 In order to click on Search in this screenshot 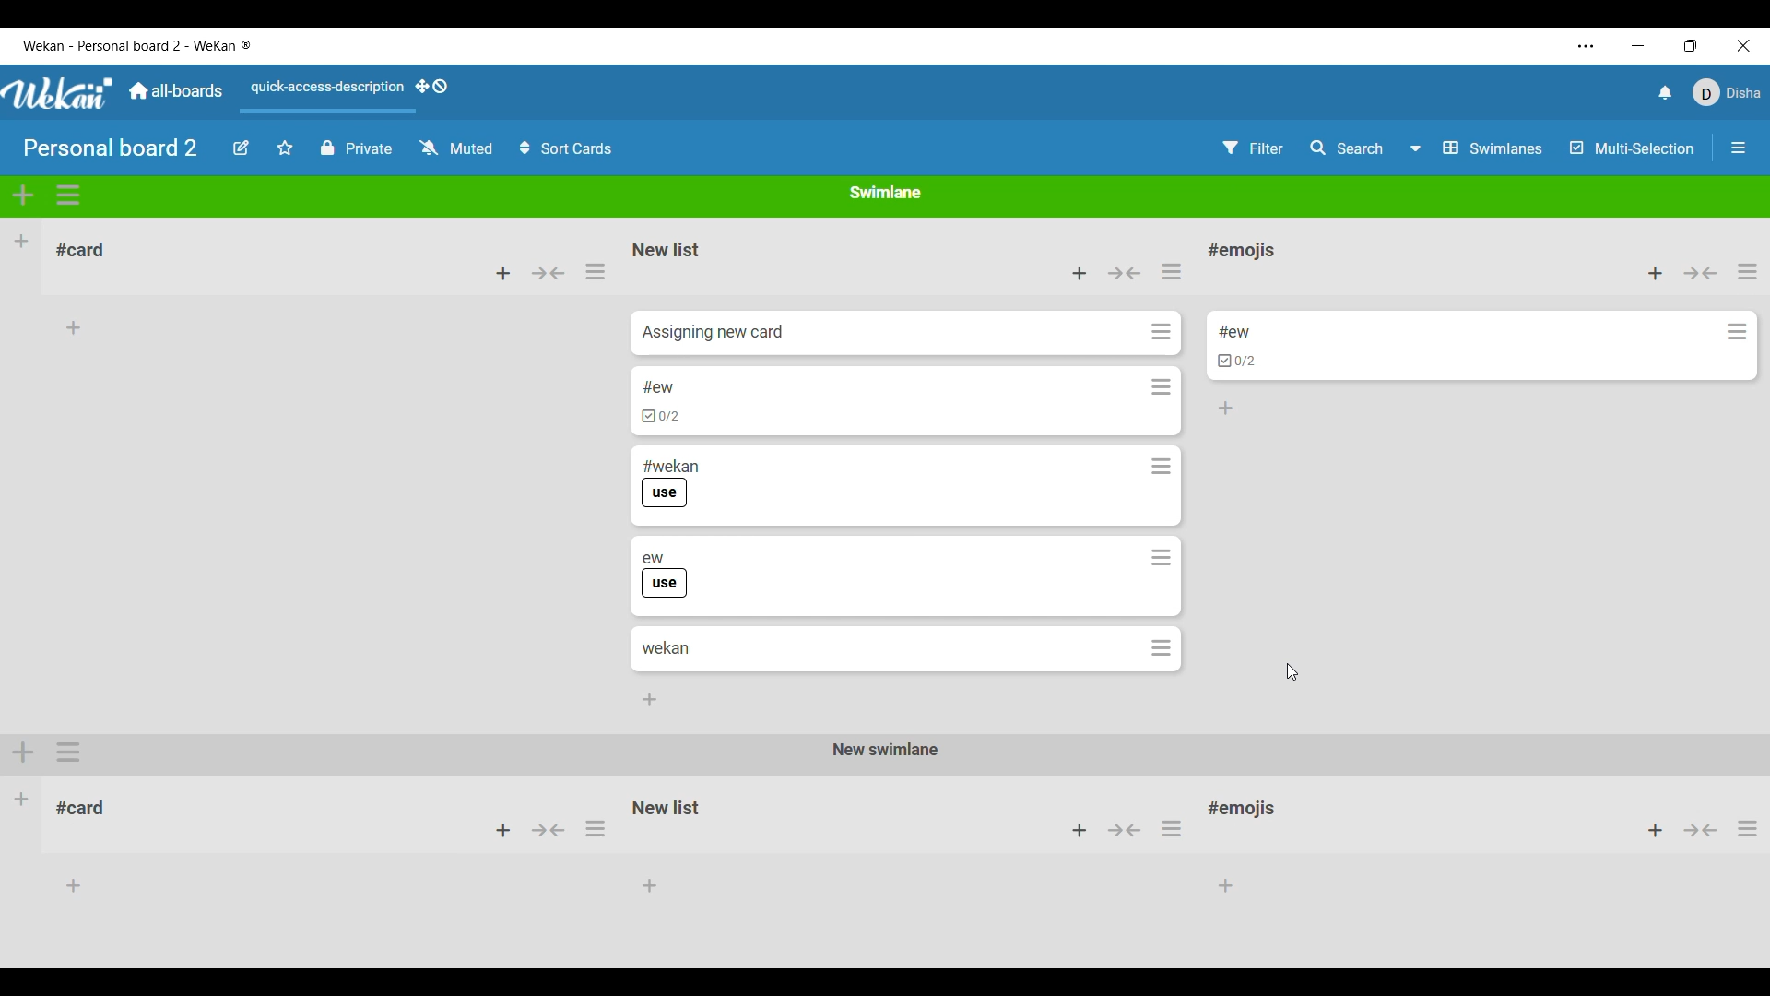, I will do `click(1347, 148)`.